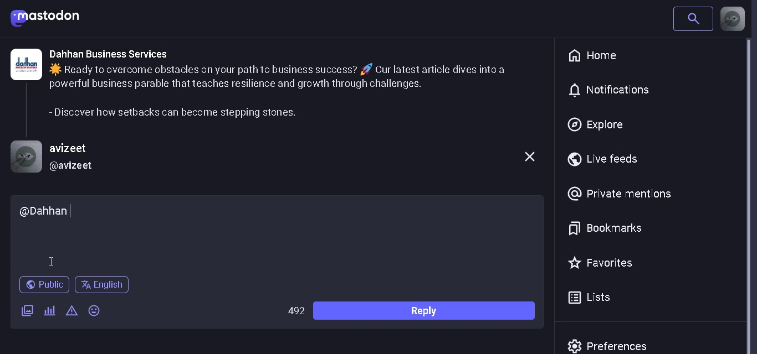  What do you see at coordinates (44, 285) in the screenshot?
I see `public post` at bounding box center [44, 285].